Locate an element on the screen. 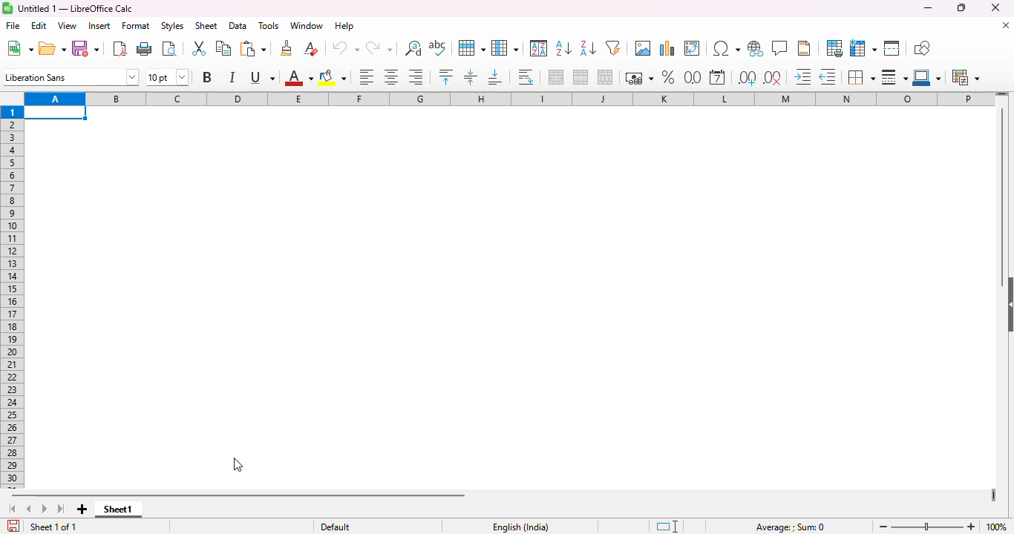 The image size is (1014, 534). sort ascending is located at coordinates (563, 48).